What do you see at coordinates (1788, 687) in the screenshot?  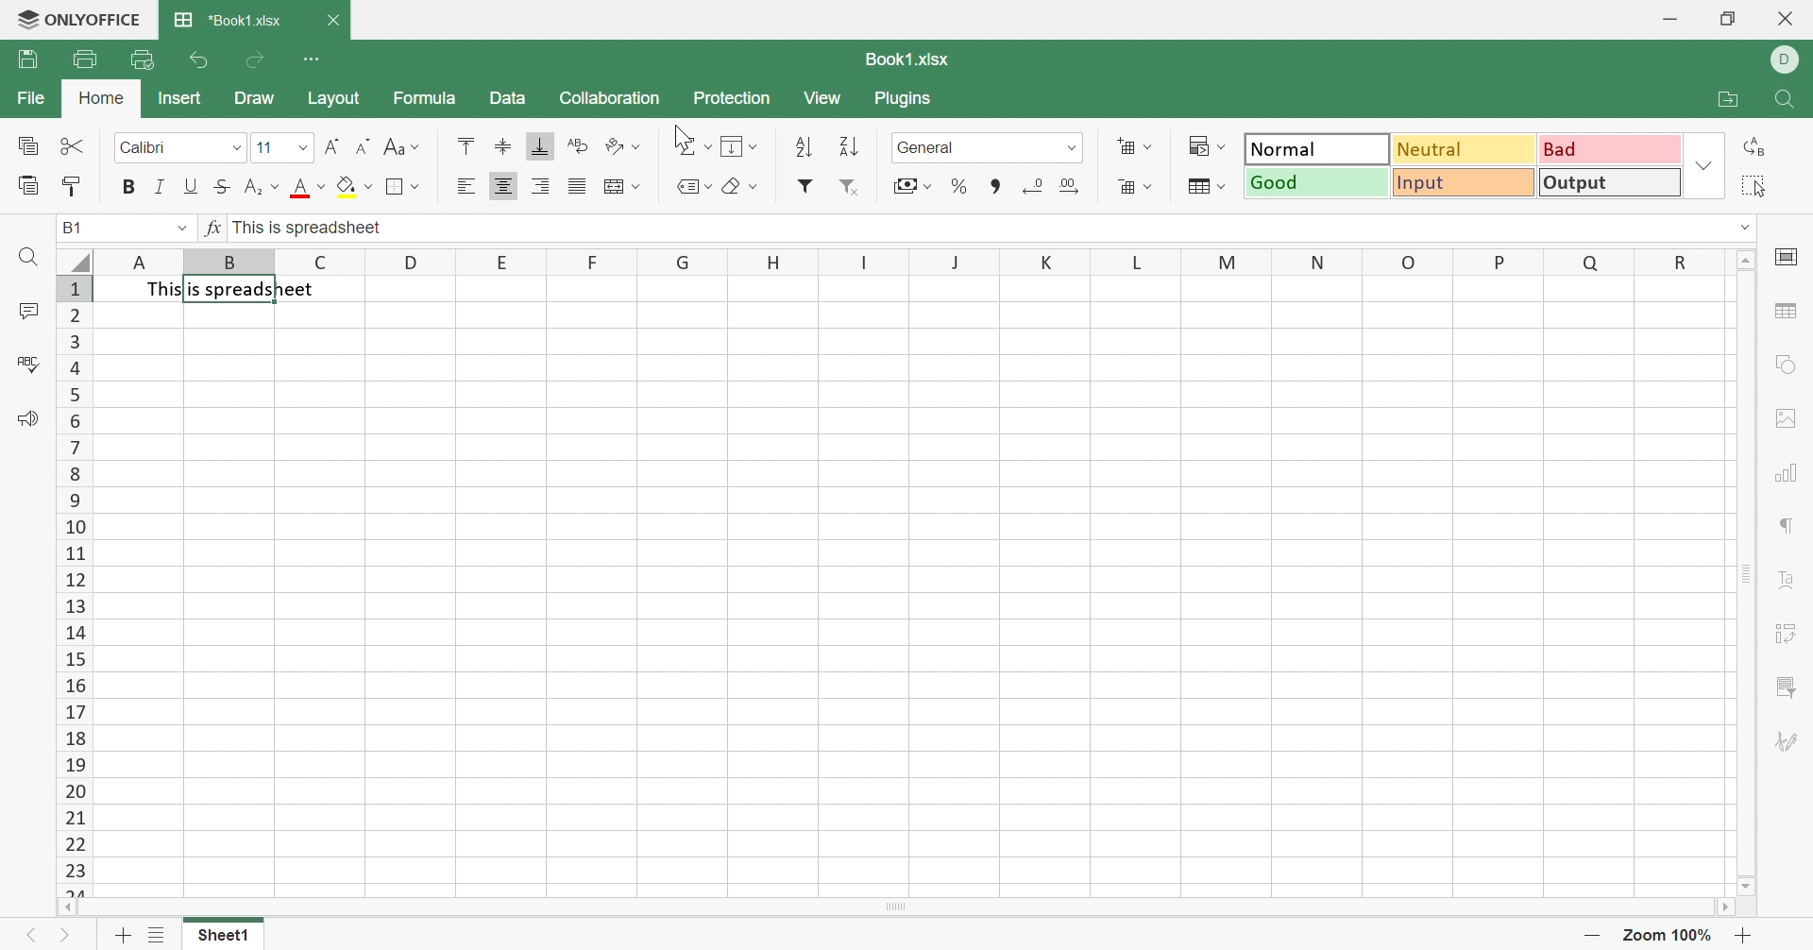 I see `Slicer settings` at bounding box center [1788, 687].